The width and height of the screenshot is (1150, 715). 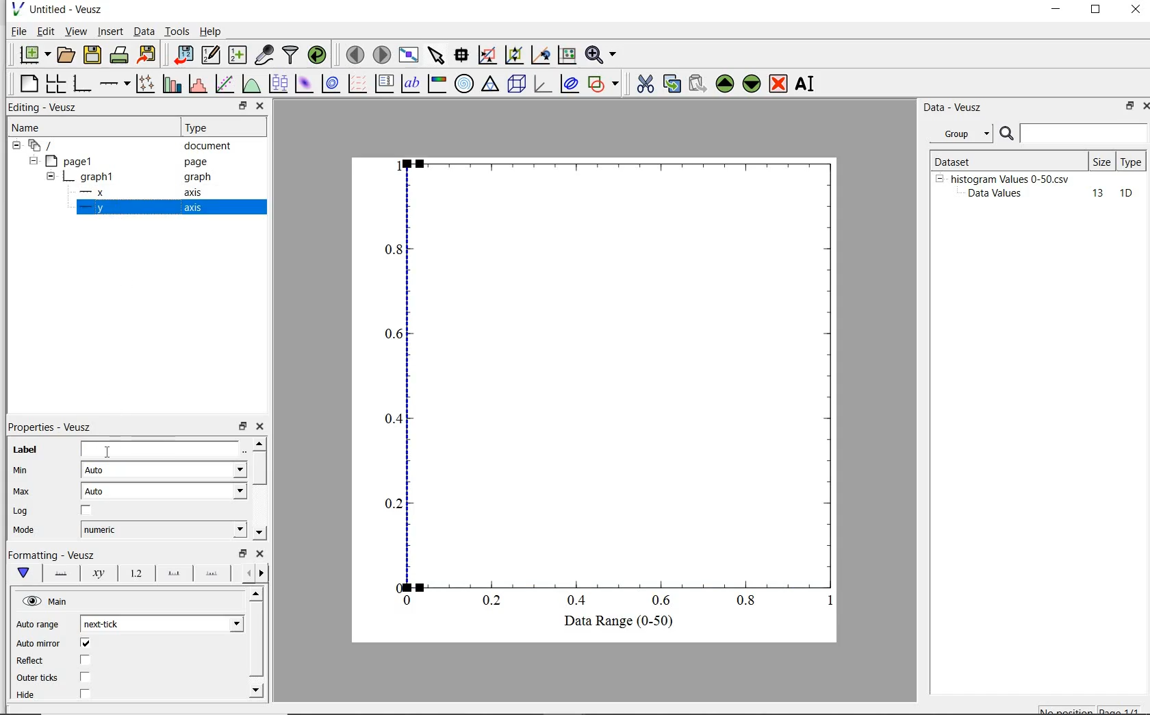 What do you see at coordinates (263, 573) in the screenshot?
I see `next options` at bounding box center [263, 573].